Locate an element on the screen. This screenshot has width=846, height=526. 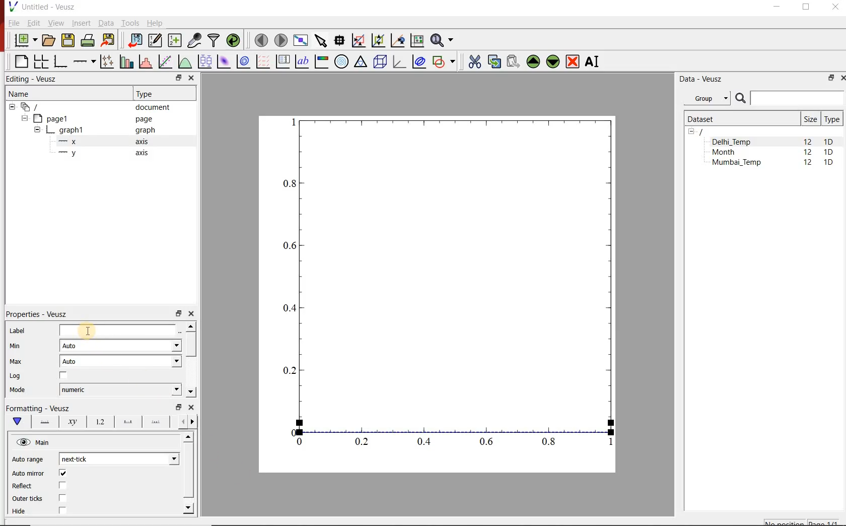
1D is located at coordinates (828, 163).